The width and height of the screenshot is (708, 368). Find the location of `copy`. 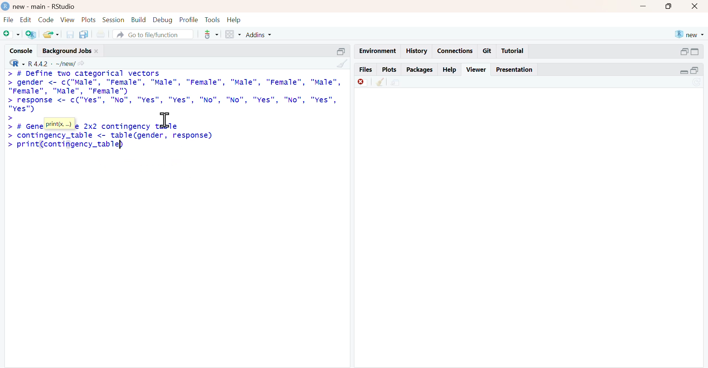

copy is located at coordinates (84, 34).